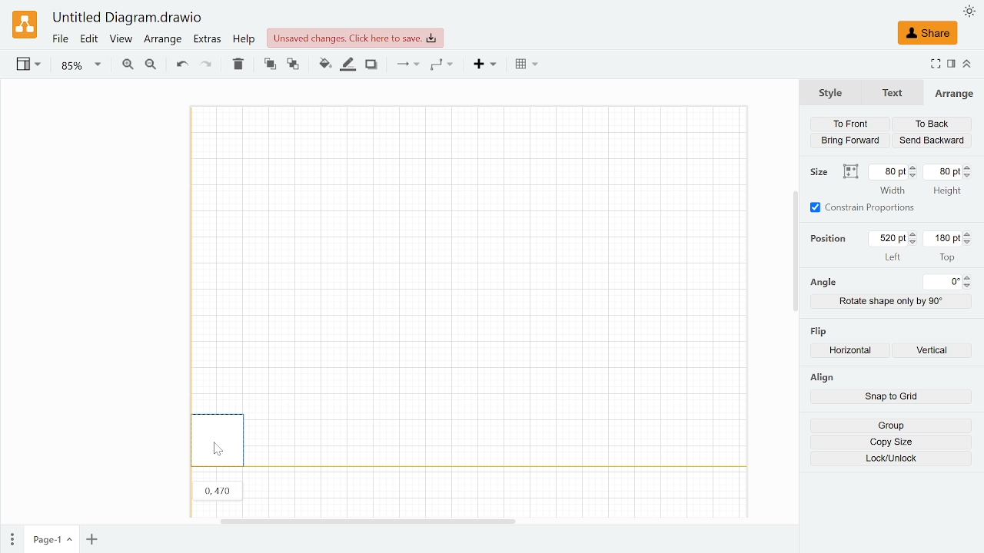  What do you see at coordinates (349, 65) in the screenshot?
I see `Fill line` at bounding box center [349, 65].